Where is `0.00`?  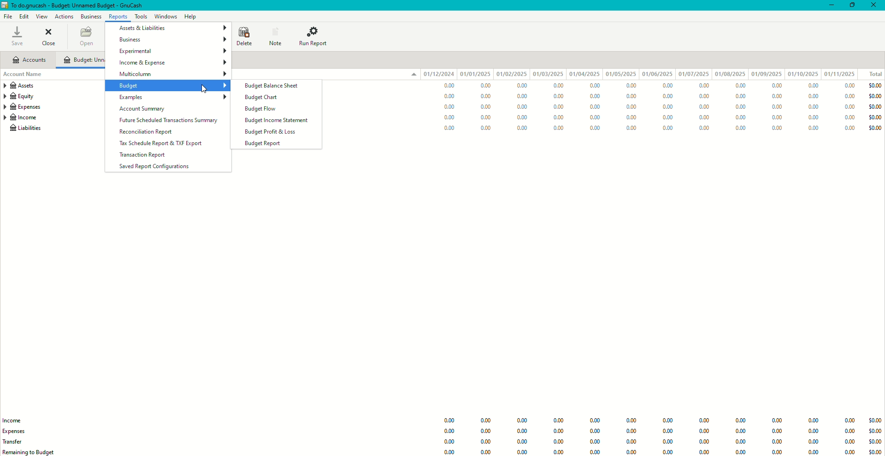
0.00 is located at coordinates (523, 127).